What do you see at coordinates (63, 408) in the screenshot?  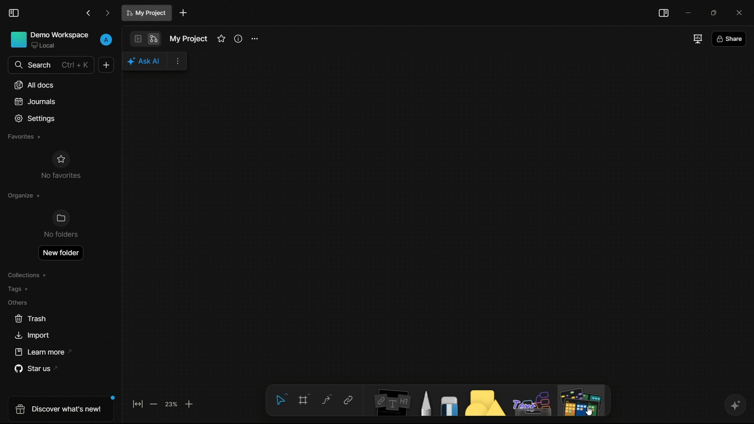 I see `discover what's new` at bounding box center [63, 408].